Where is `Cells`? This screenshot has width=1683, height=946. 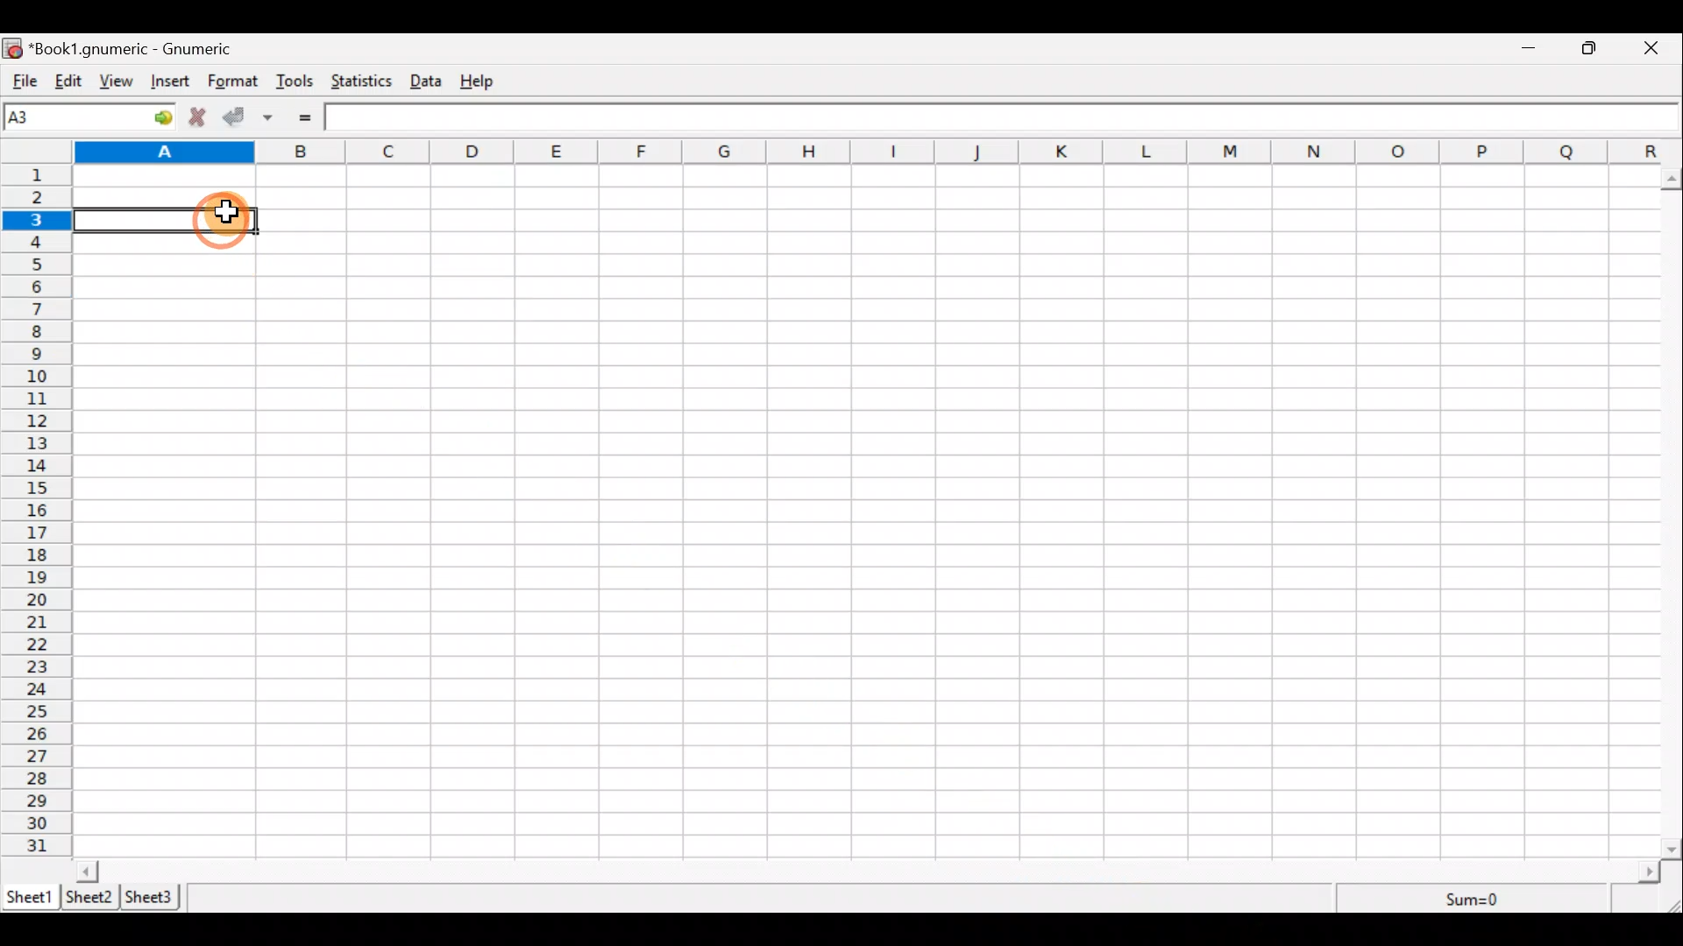
Cells is located at coordinates (864, 513).